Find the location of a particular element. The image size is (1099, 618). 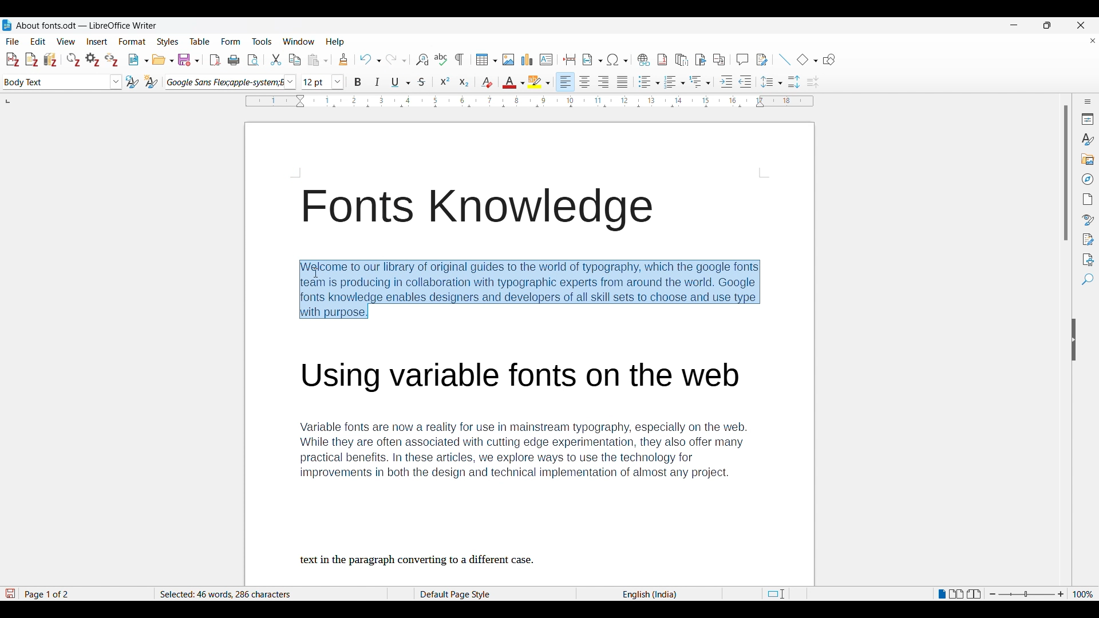

Standard selection is located at coordinates (775, 594).